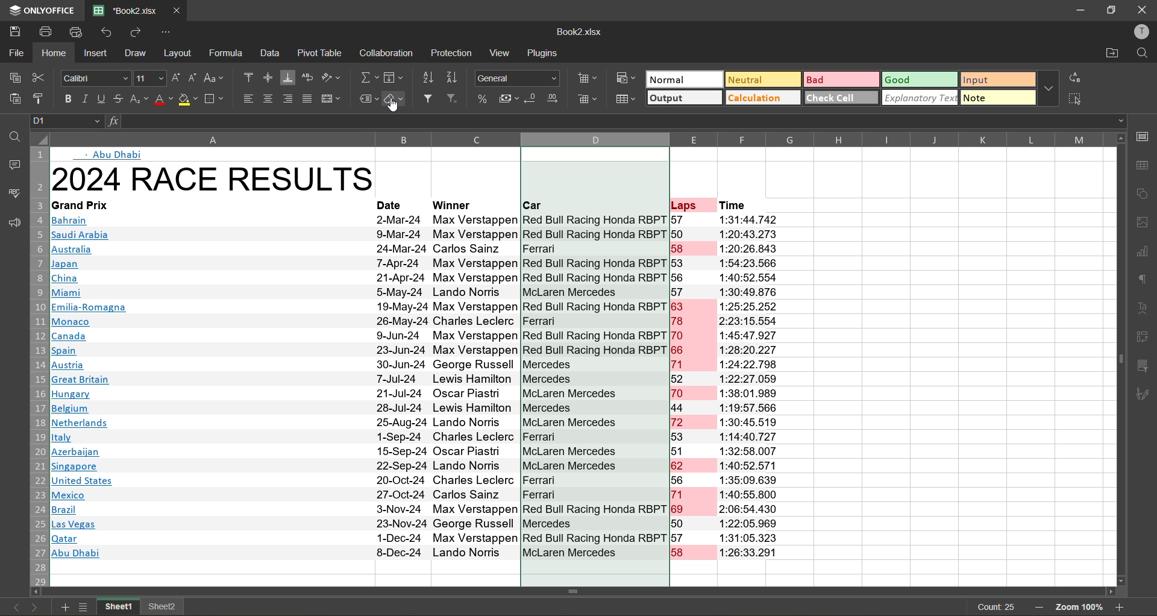 This screenshot has height=616, width=1157. I want to click on |Ssaudi Arabia 9-Mar-24 Max Verstappen Red Bull Racing Honda RBPT 50 1:20:43.273, so click(415, 234).